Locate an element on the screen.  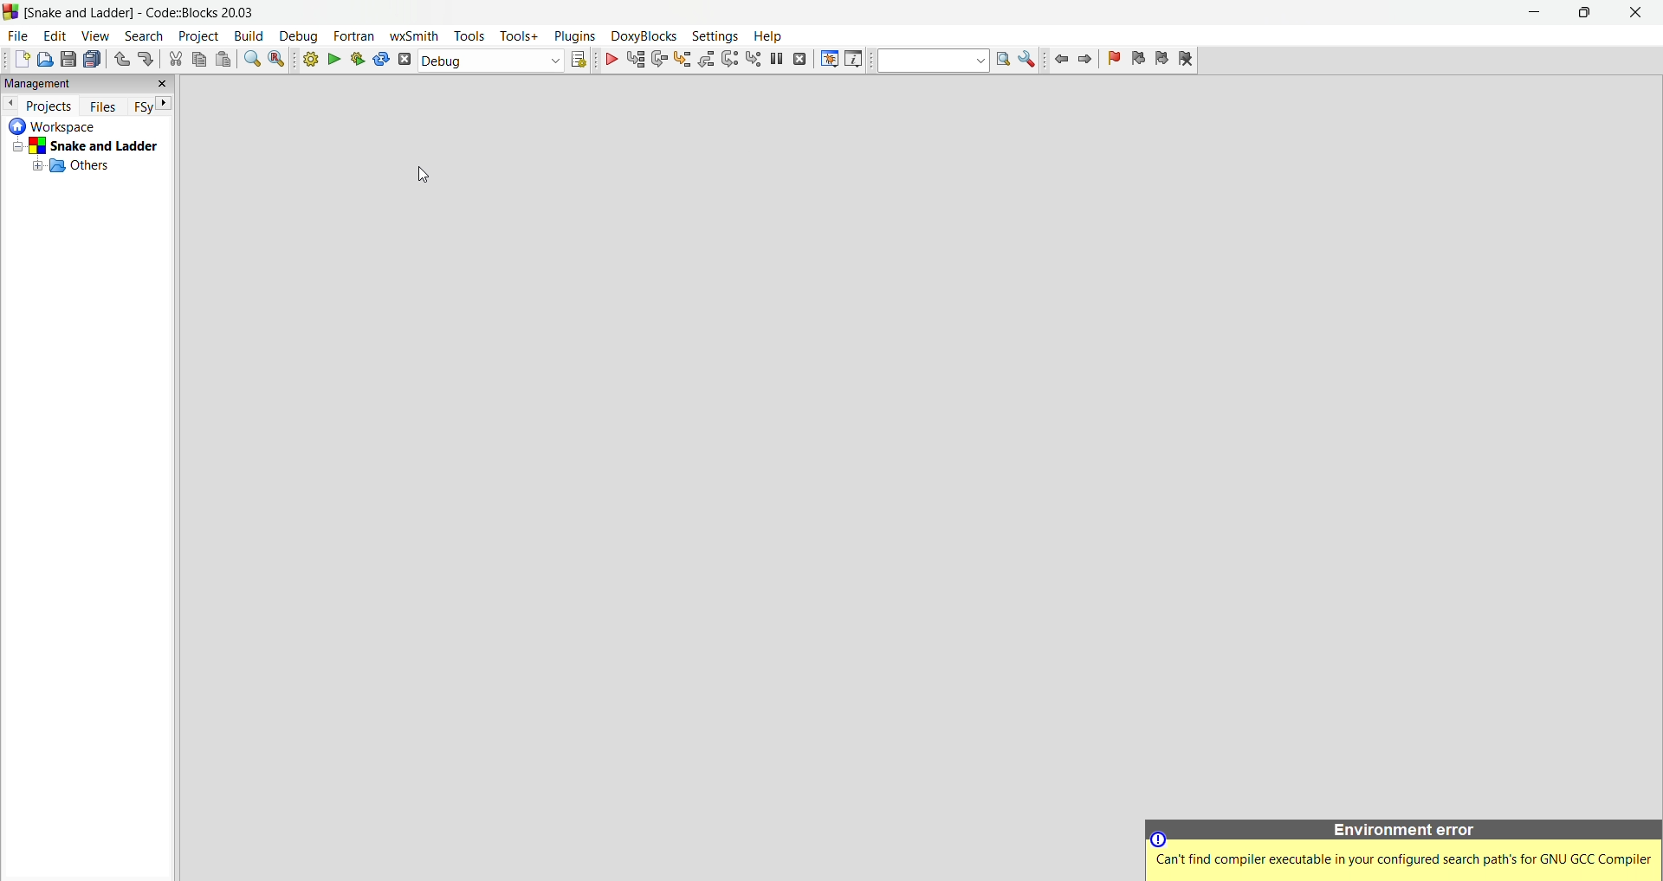
plugins is located at coordinates (572, 35).